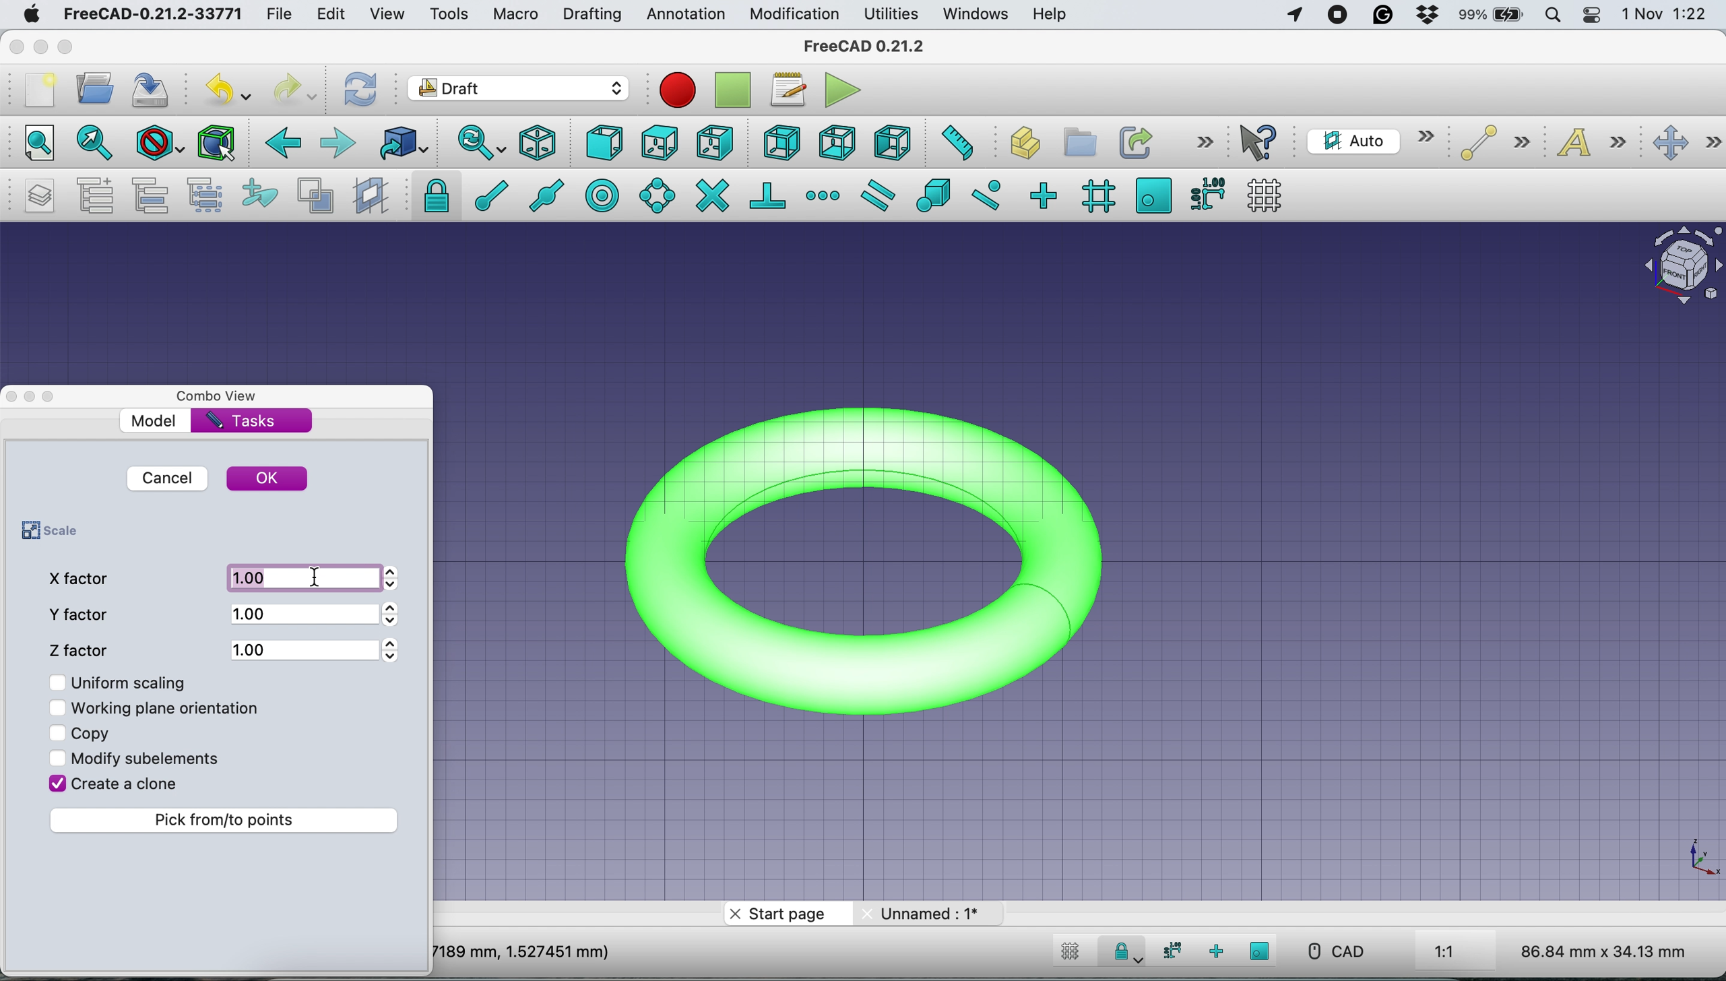 The image size is (1726, 981). Describe the element at coordinates (155, 755) in the screenshot. I see `modify sub elements` at that location.